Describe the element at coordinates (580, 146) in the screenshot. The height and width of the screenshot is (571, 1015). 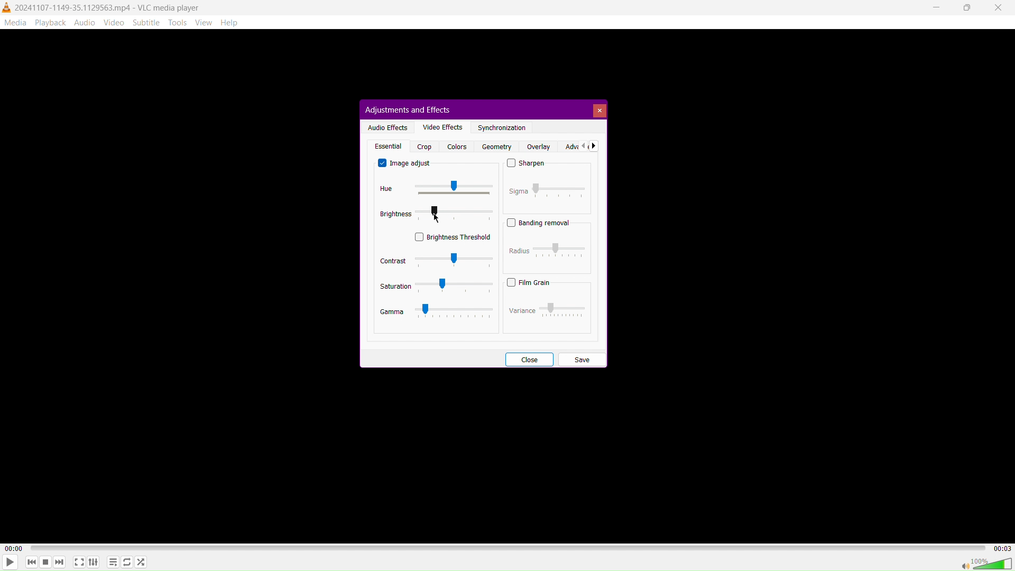
I see `Advanced` at that location.